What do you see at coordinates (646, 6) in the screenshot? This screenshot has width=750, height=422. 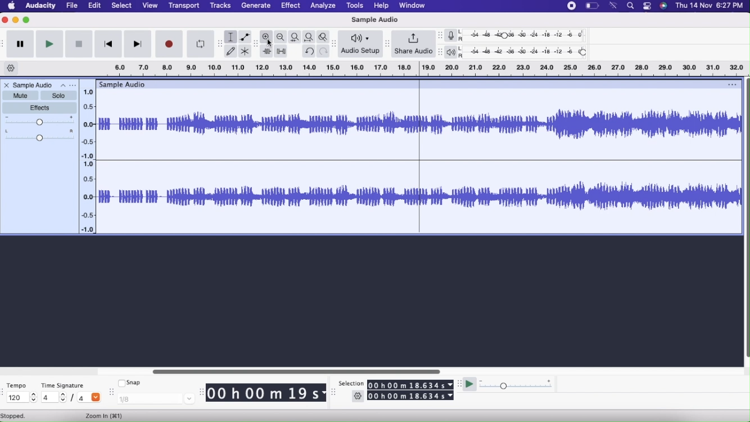 I see `More options` at bounding box center [646, 6].